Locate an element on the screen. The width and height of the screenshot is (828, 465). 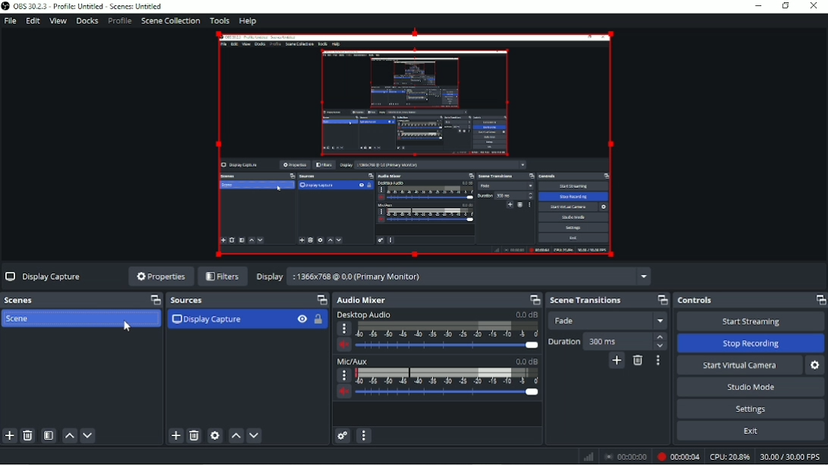
Display capture is located at coordinates (207, 320).